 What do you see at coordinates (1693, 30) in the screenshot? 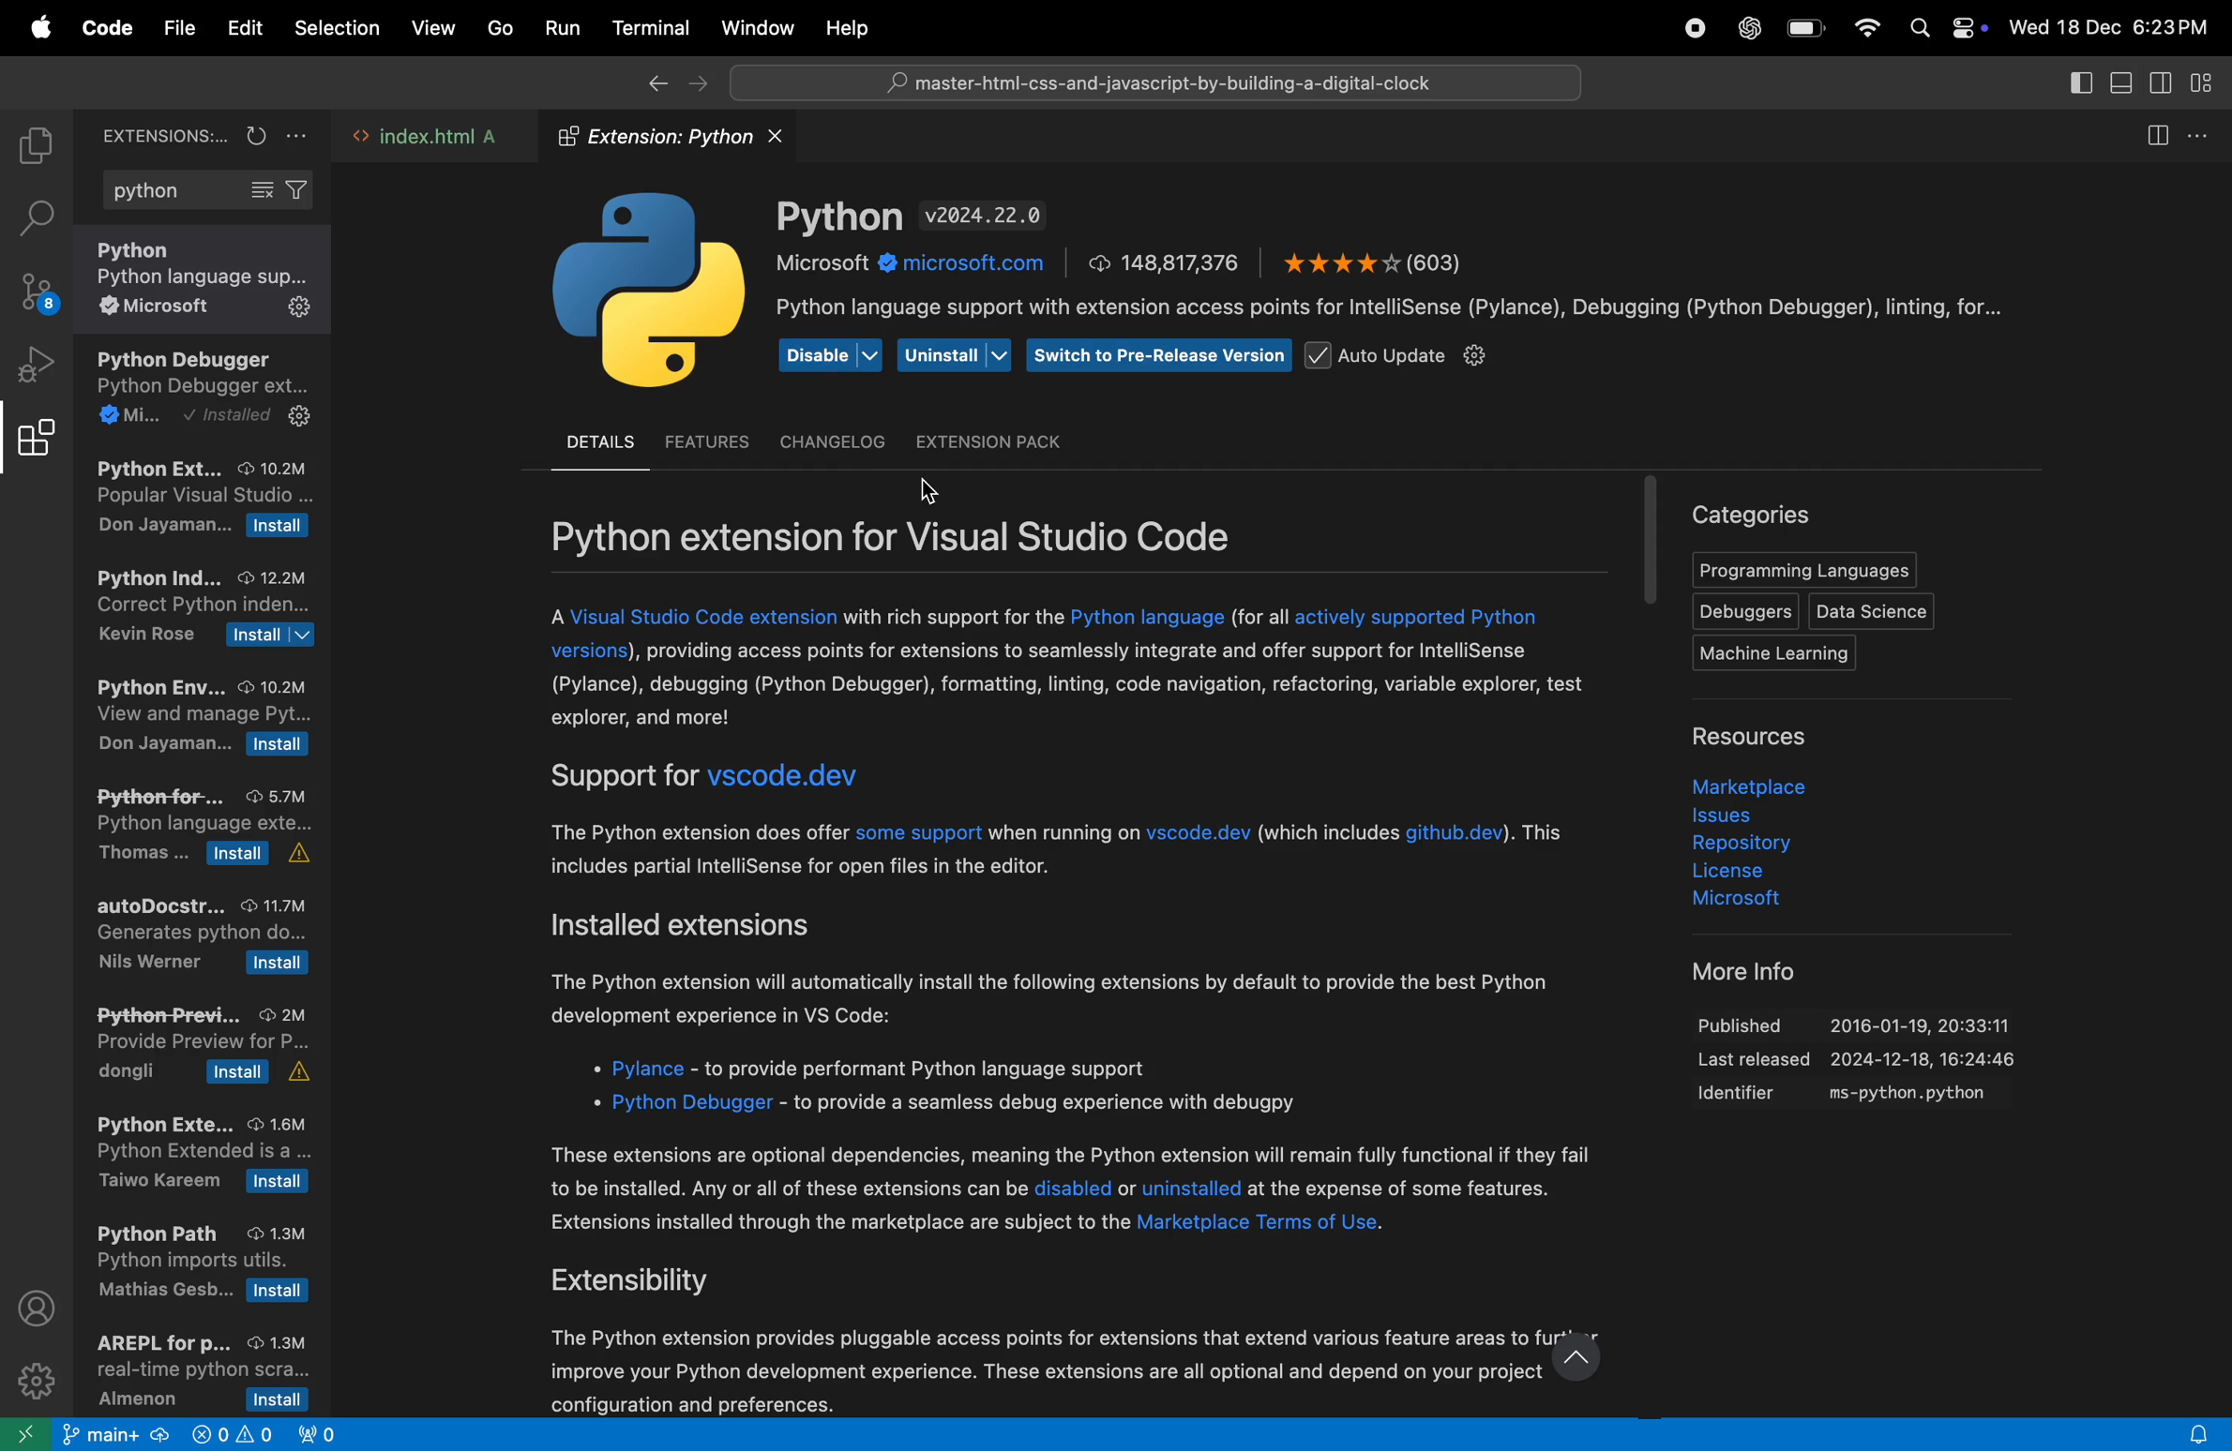
I see `record` at bounding box center [1693, 30].